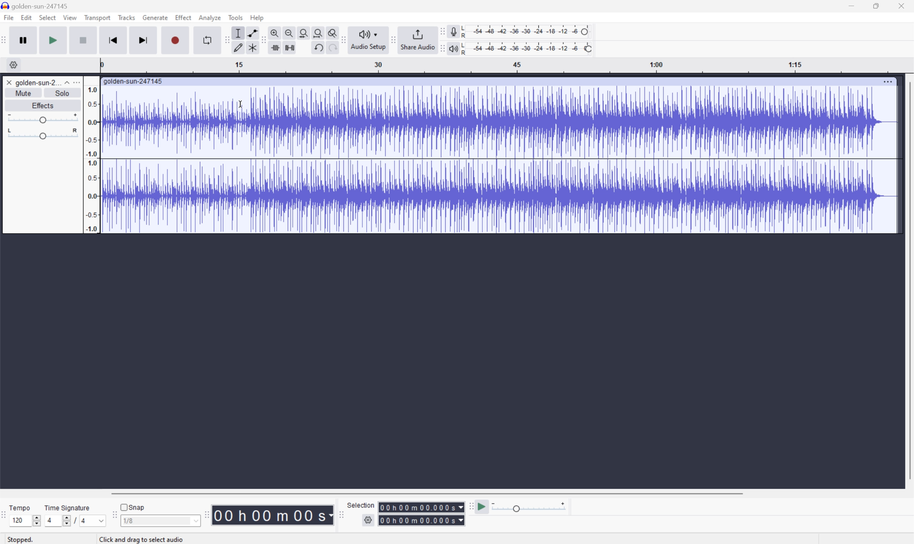  What do you see at coordinates (176, 40) in the screenshot?
I see `Record / Record new track` at bounding box center [176, 40].